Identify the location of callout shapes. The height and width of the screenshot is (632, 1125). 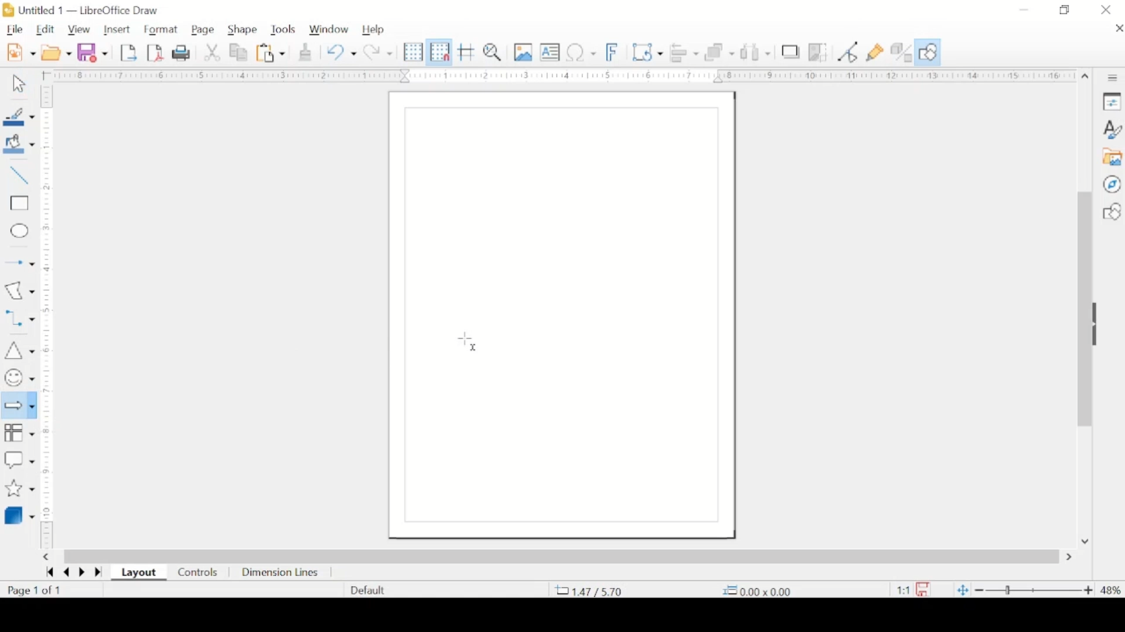
(19, 461).